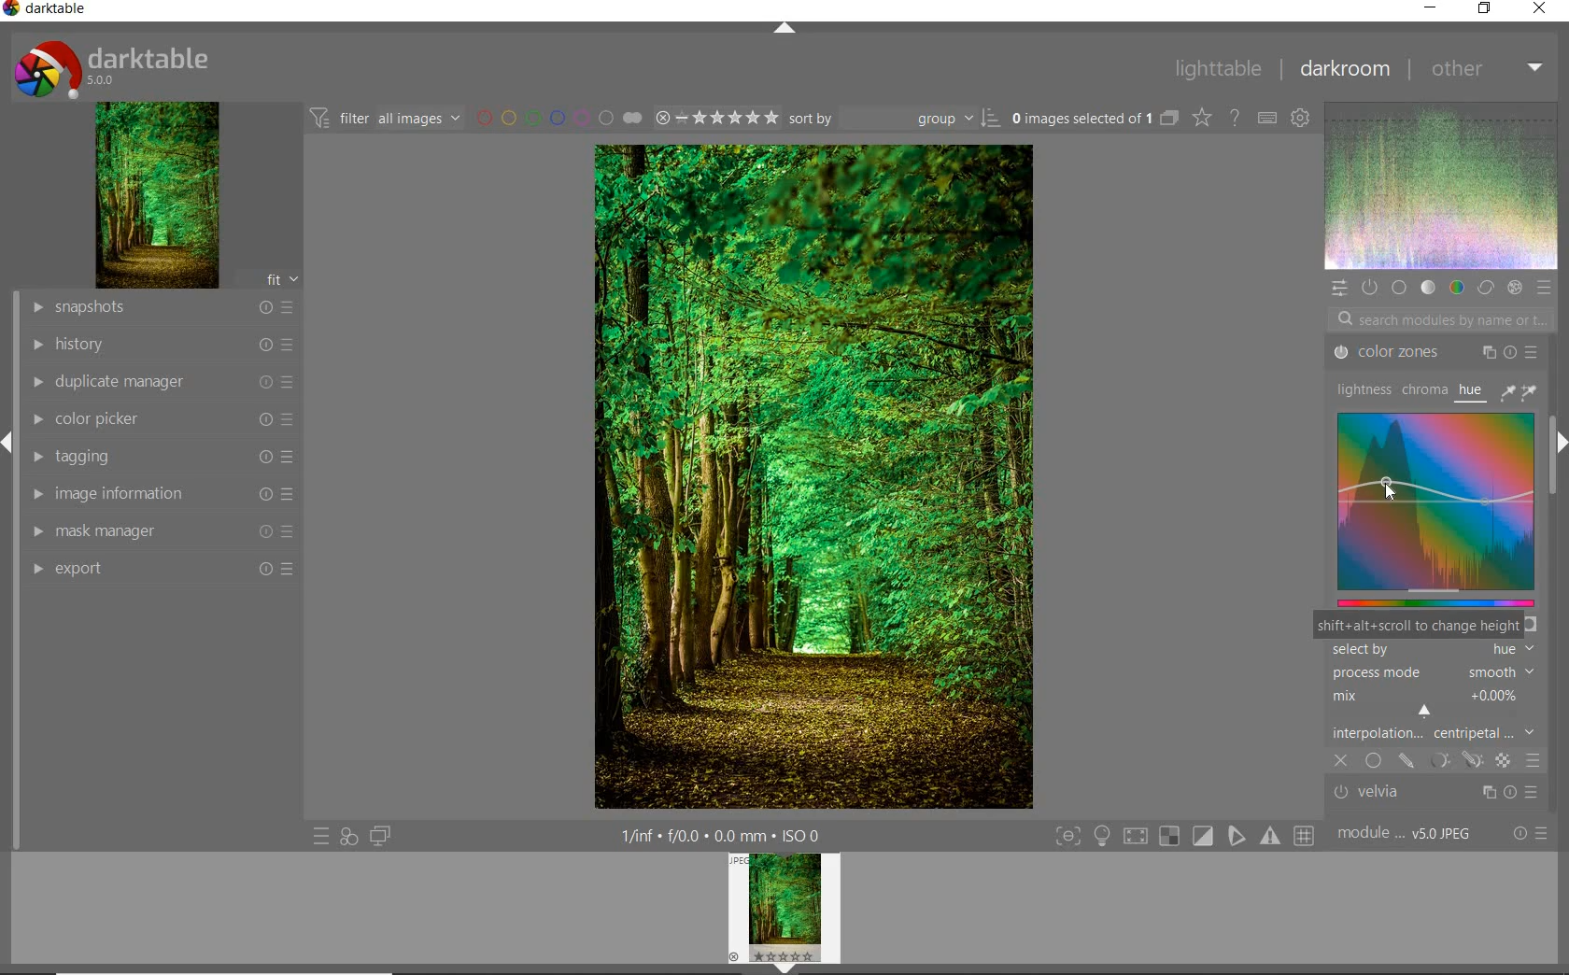 The height and width of the screenshot is (975, 1569). What do you see at coordinates (1442, 186) in the screenshot?
I see `WAVEFORM` at bounding box center [1442, 186].